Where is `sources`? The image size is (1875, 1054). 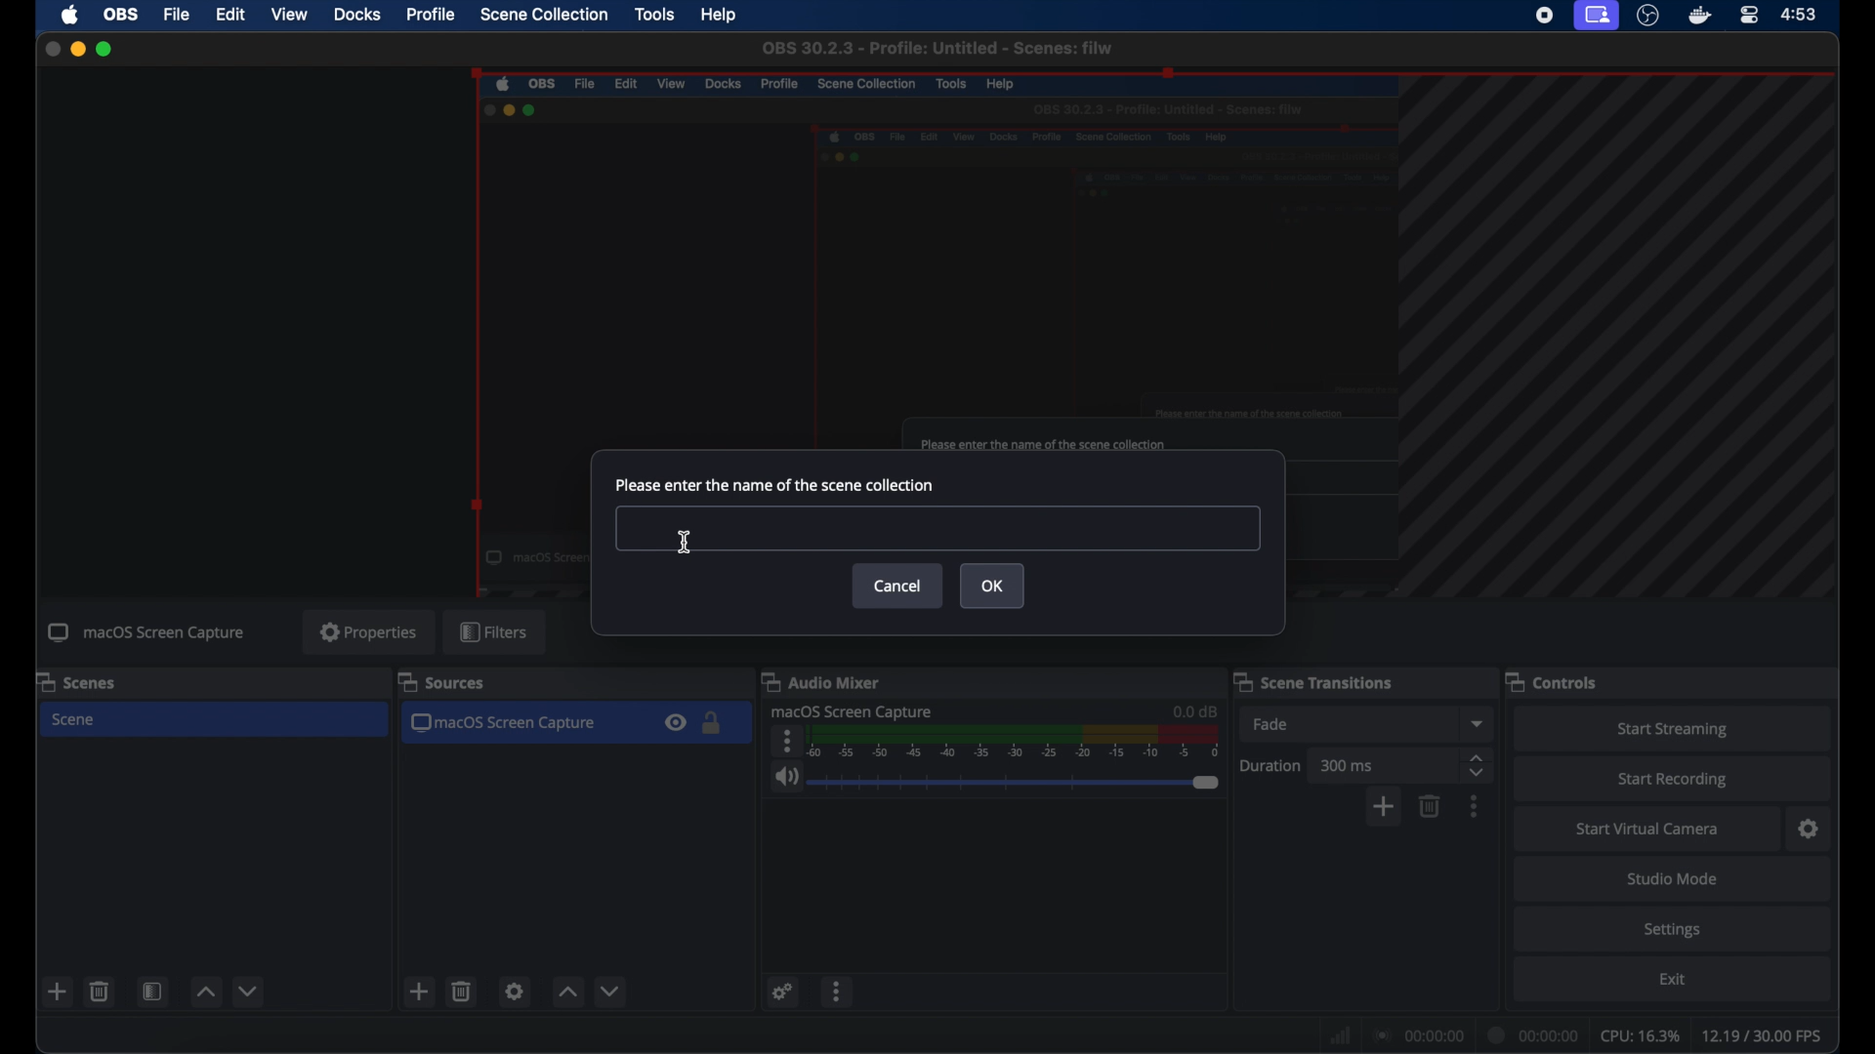
sources is located at coordinates (441, 683).